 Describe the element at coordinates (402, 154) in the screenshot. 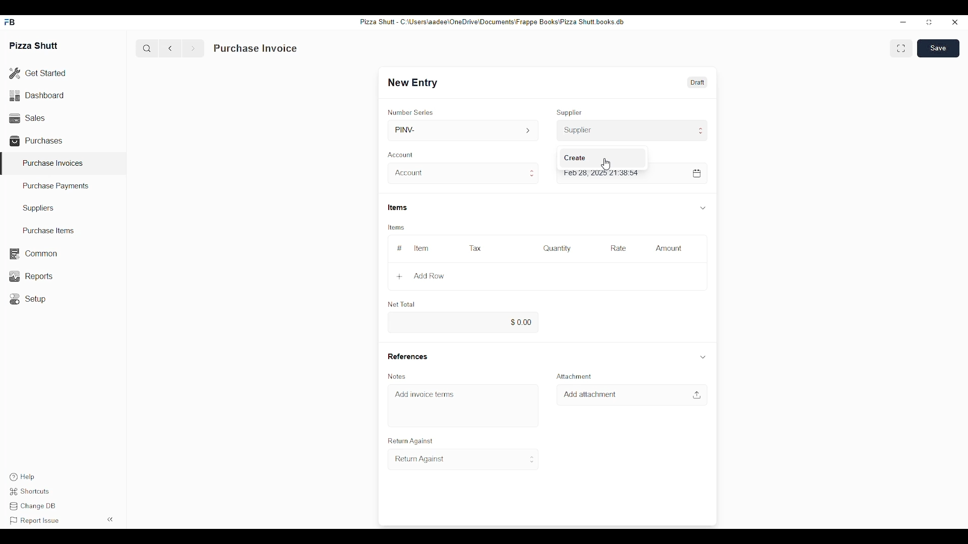

I see `Account` at that location.